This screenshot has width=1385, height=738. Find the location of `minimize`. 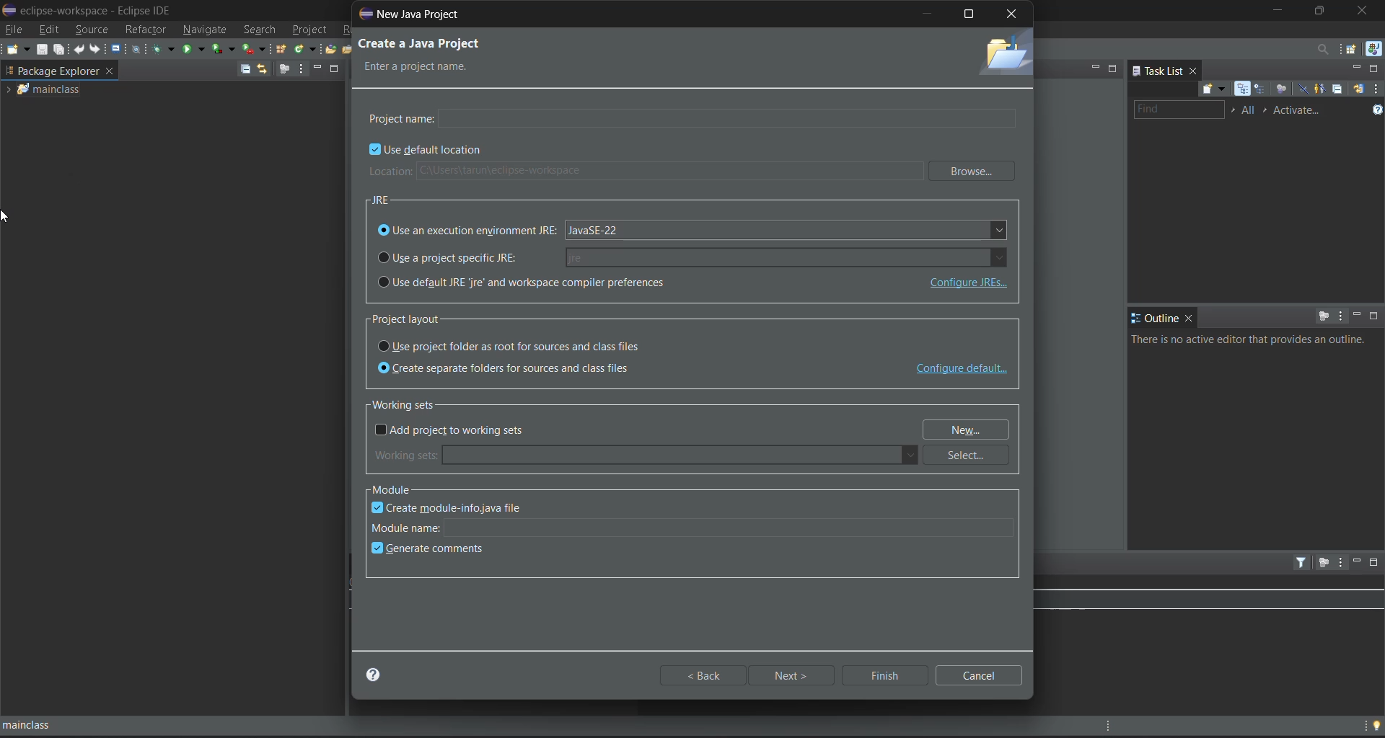

minimize is located at coordinates (319, 66).